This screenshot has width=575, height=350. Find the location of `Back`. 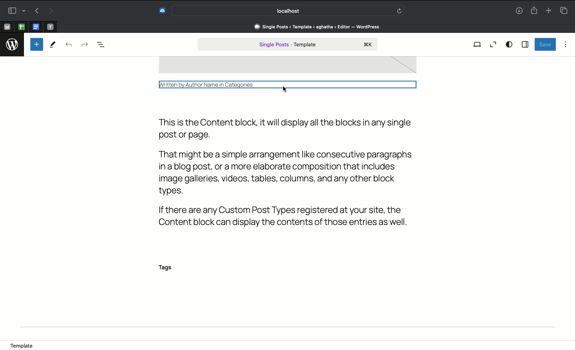

Back is located at coordinates (37, 11).